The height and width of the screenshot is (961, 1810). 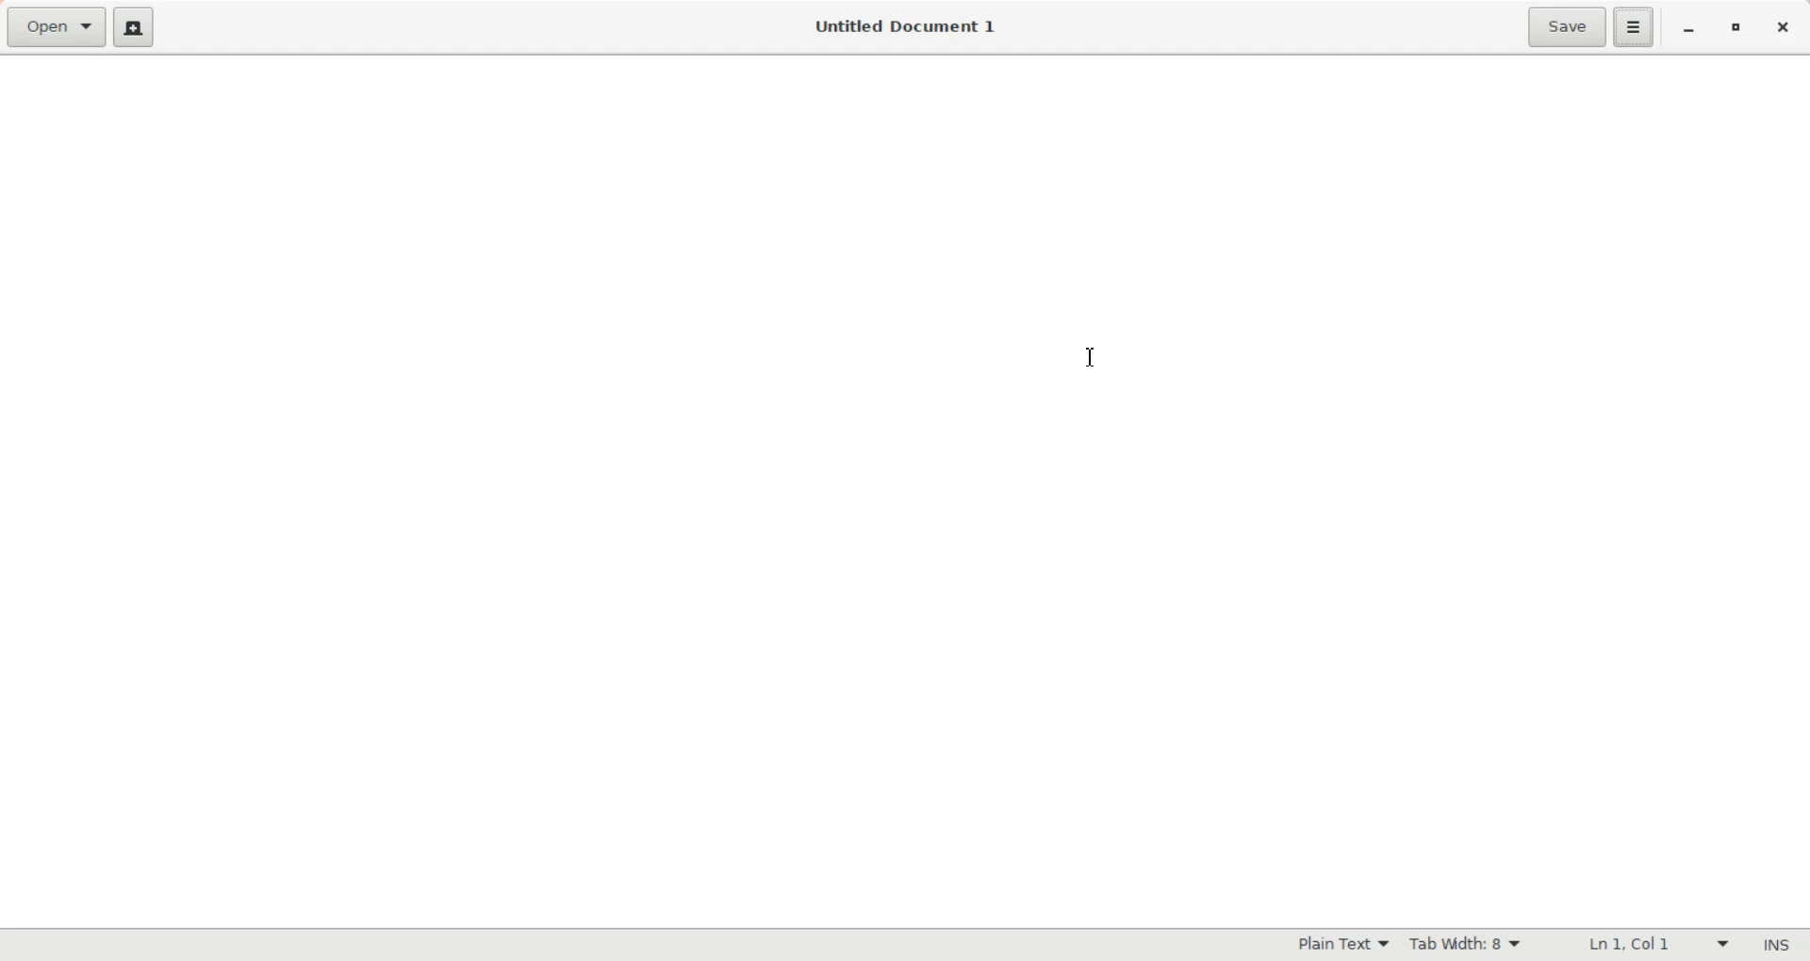 I want to click on Tab width, so click(x=1466, y=944).